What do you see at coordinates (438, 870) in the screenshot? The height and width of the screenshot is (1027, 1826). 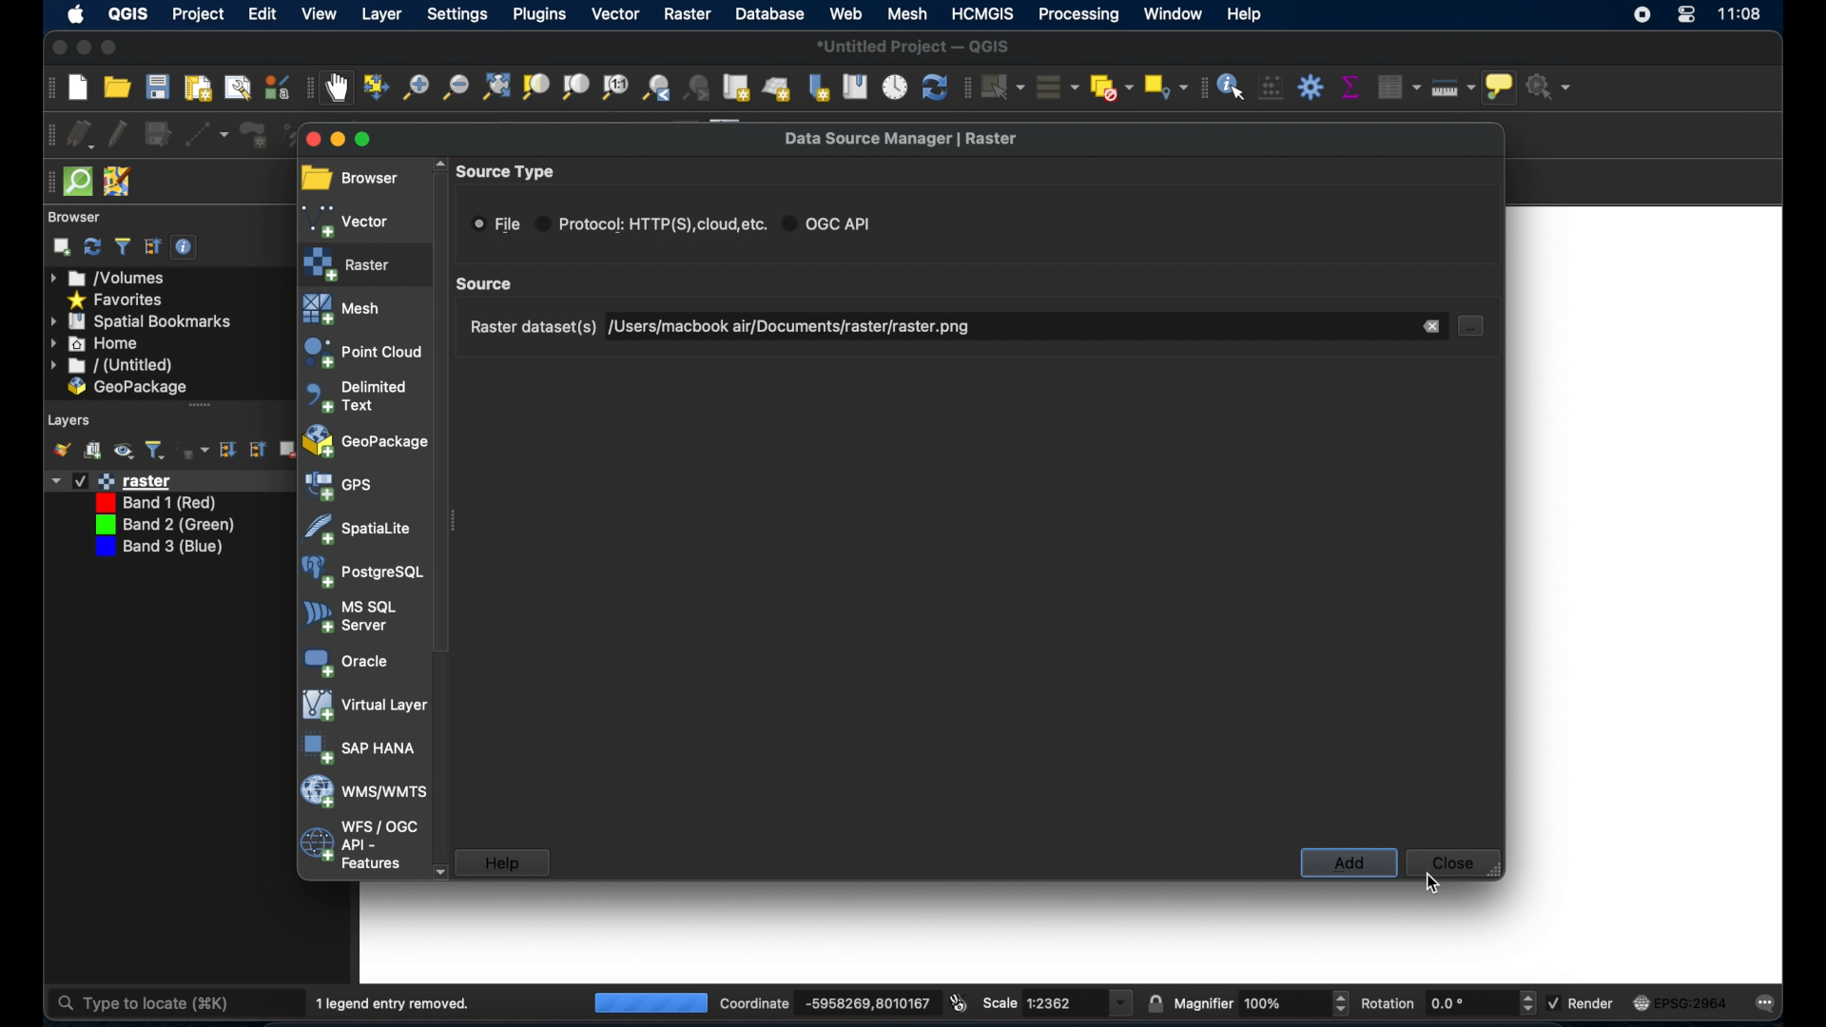 I see `scroll down arrow` at bounding box center [438, 870].